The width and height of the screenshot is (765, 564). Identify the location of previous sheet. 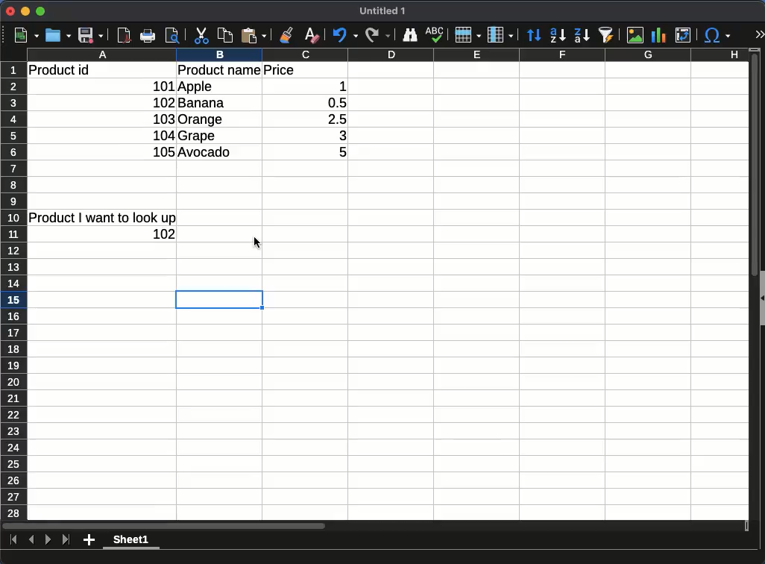
(31, 540).